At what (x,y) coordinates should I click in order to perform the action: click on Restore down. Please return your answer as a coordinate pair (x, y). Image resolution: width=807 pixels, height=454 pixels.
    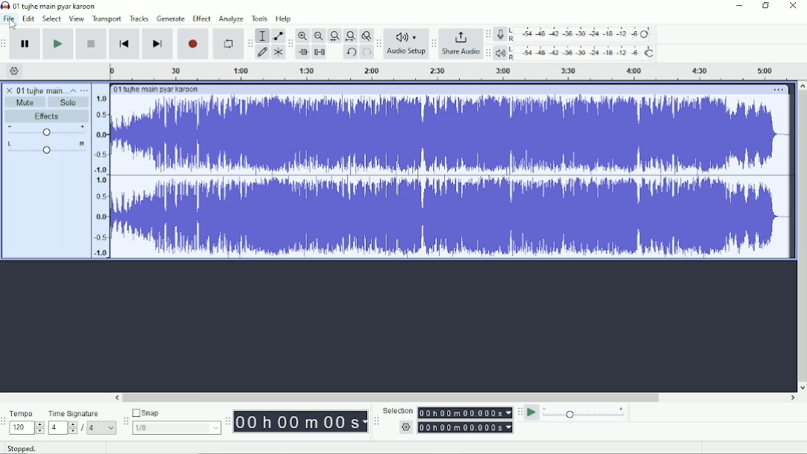
    Looking at the image, I should click on (765, 6).